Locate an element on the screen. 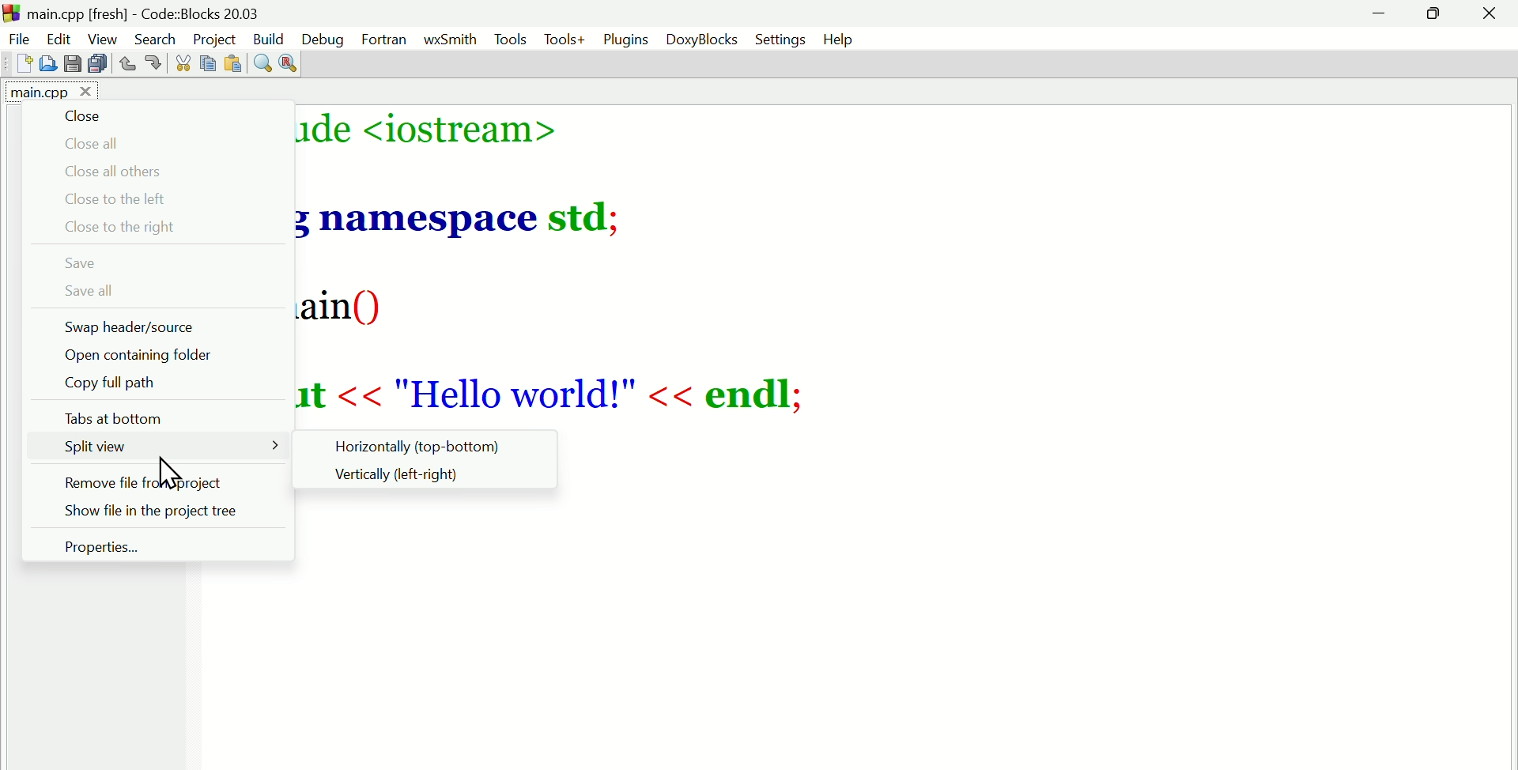 This screenshot has height=770, width=1518. Replace is located at coordinates (293, 61).